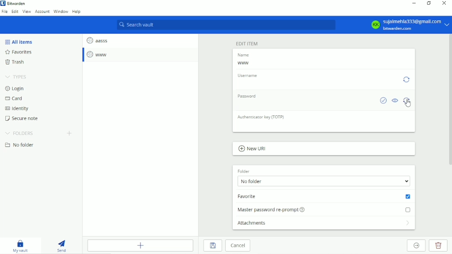 The height and width of the screenshot is (254, 452). What do you see at coordinates (63, 246) in the screenshot?
I see `Send` at bounding box center [63, 246].